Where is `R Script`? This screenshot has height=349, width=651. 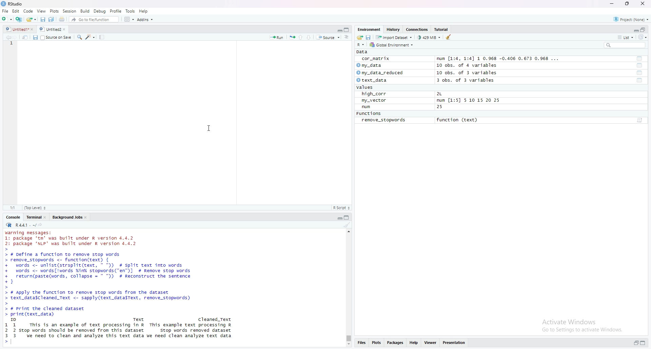
R Script is located at coordinates (342, 208).